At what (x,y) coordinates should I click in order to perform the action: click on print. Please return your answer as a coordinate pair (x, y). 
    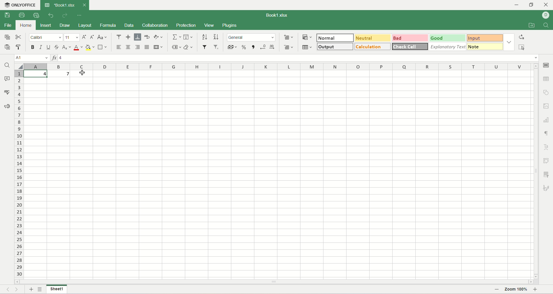
    Looking at the image, I should click on (22, 14).